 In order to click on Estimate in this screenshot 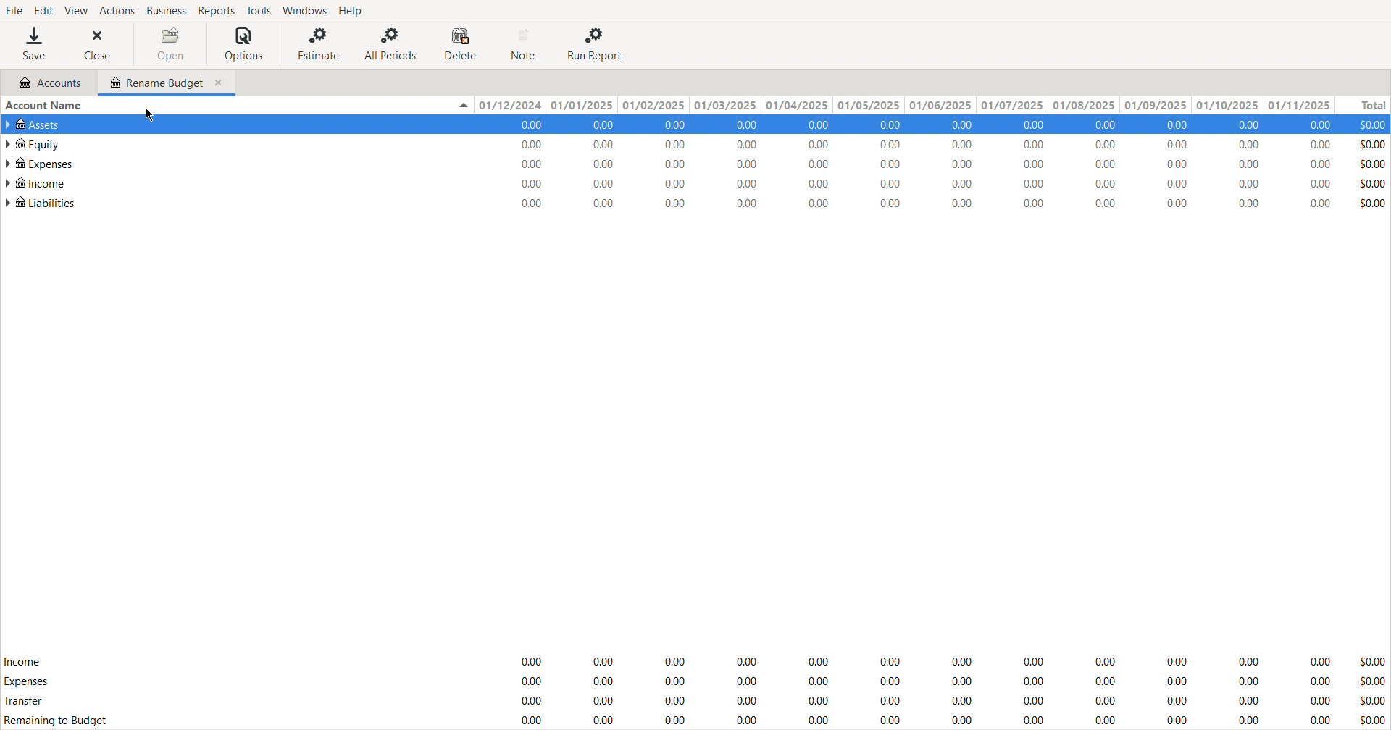, I will do `click(315, 43)`.